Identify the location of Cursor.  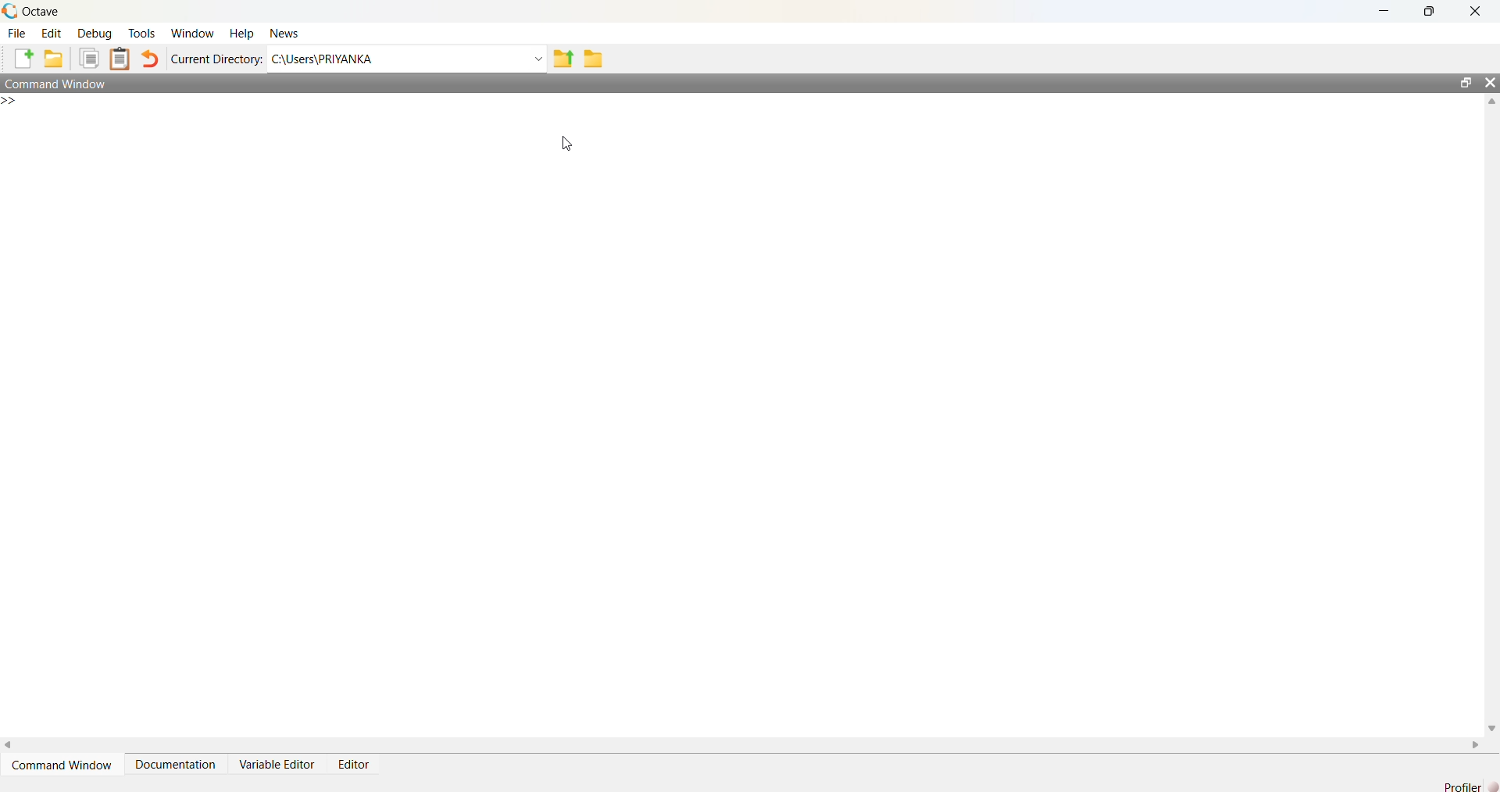
(570, 144).